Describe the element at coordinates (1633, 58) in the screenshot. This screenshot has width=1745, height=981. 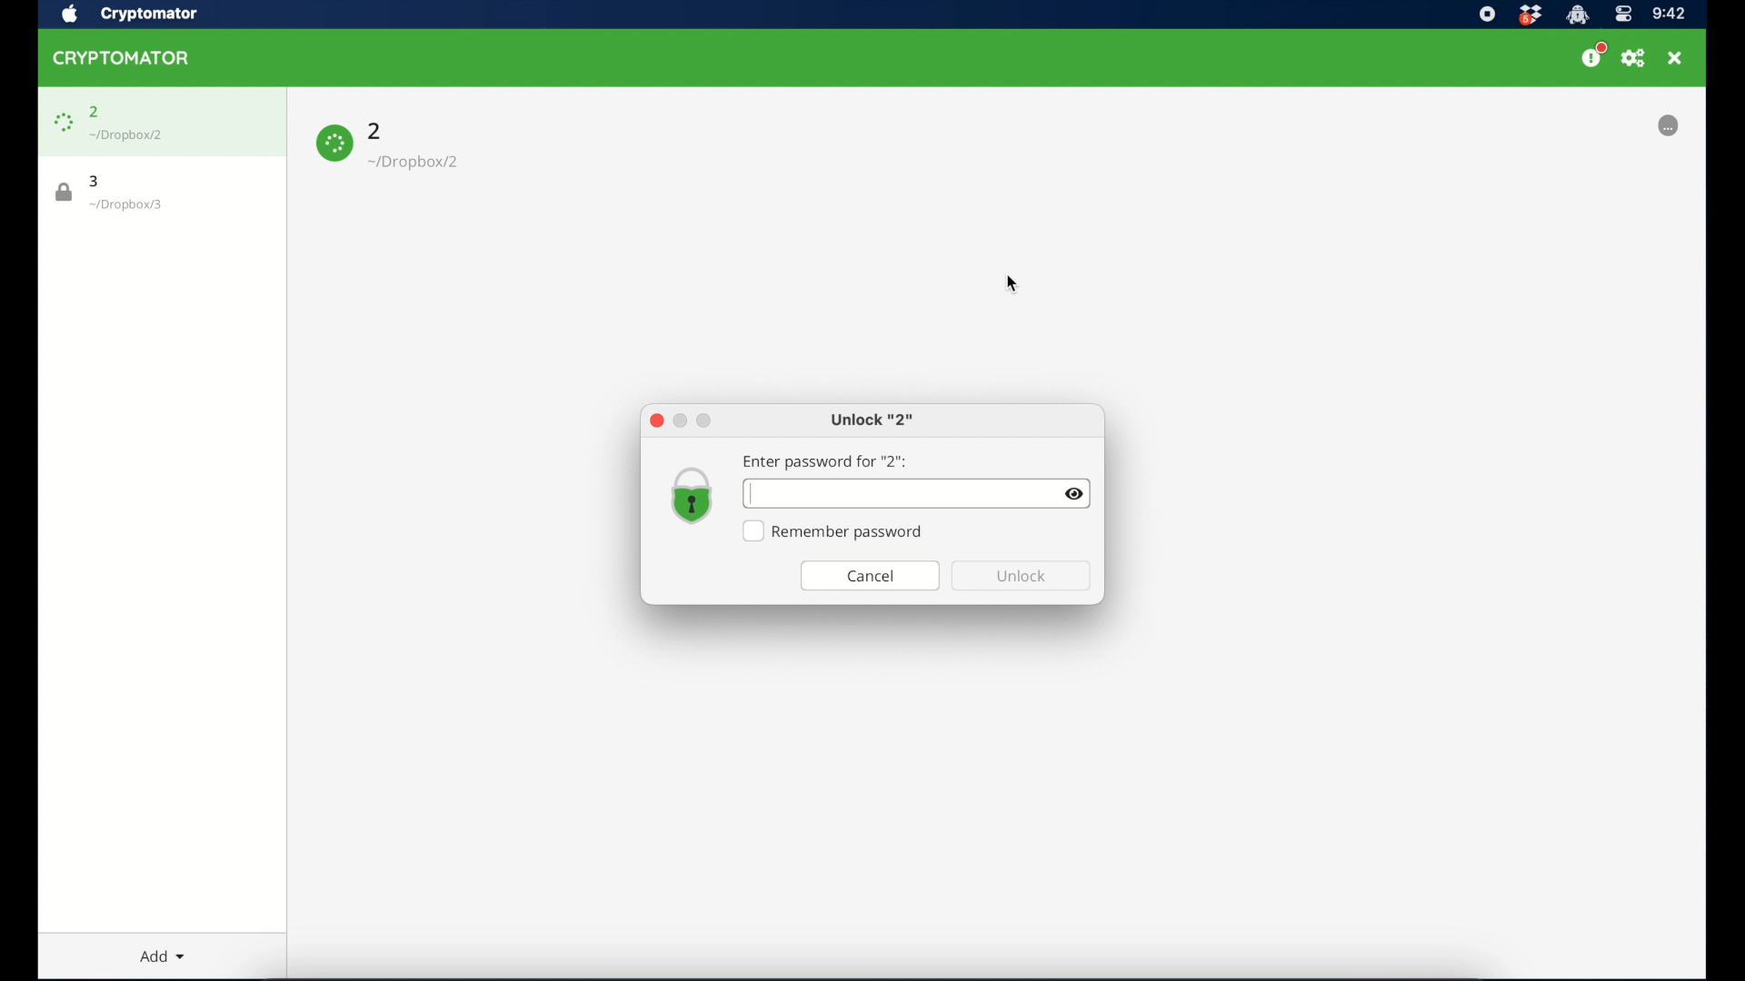
I see `preferences` at that location.